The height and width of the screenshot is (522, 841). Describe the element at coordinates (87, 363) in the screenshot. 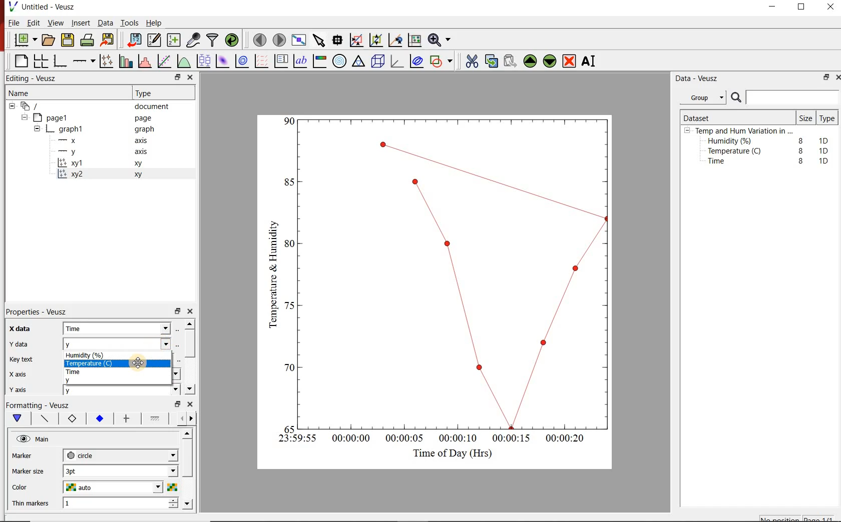

I see `Temperature (C)` at that location.